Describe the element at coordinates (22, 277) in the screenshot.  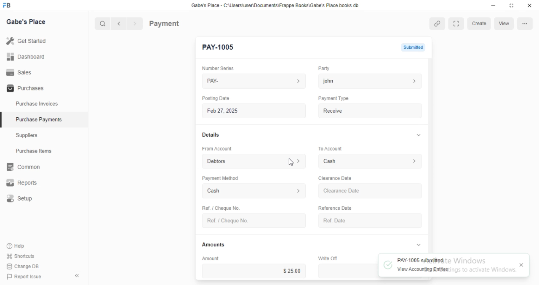
I see `Report Issue` at that location.